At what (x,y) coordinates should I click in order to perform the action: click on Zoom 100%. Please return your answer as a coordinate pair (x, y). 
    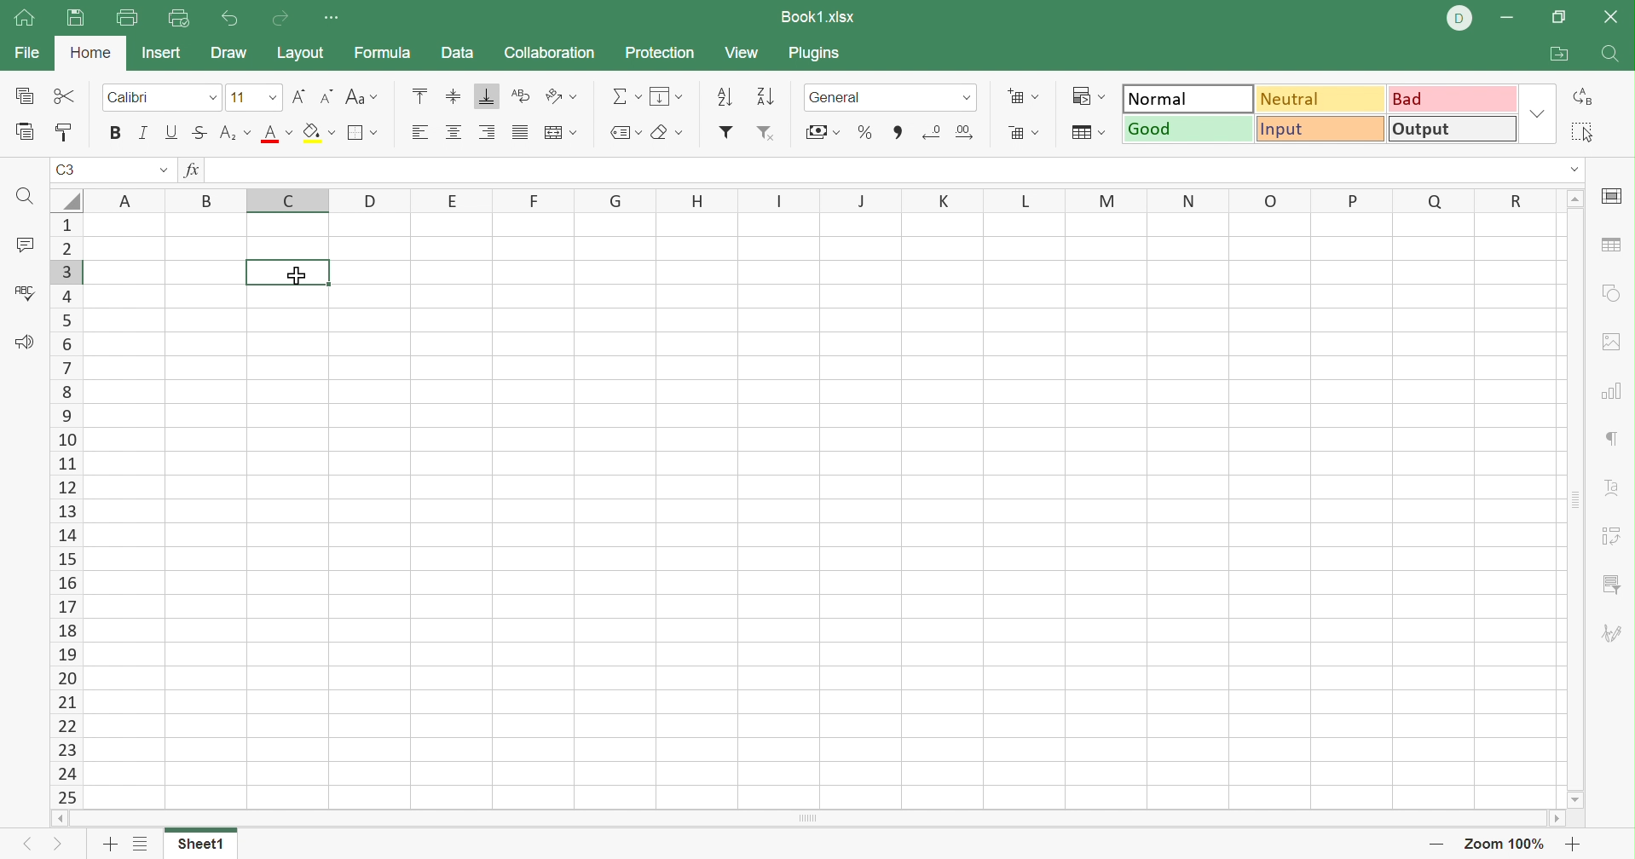
    Looking at the image, I should click on (1507, 843).